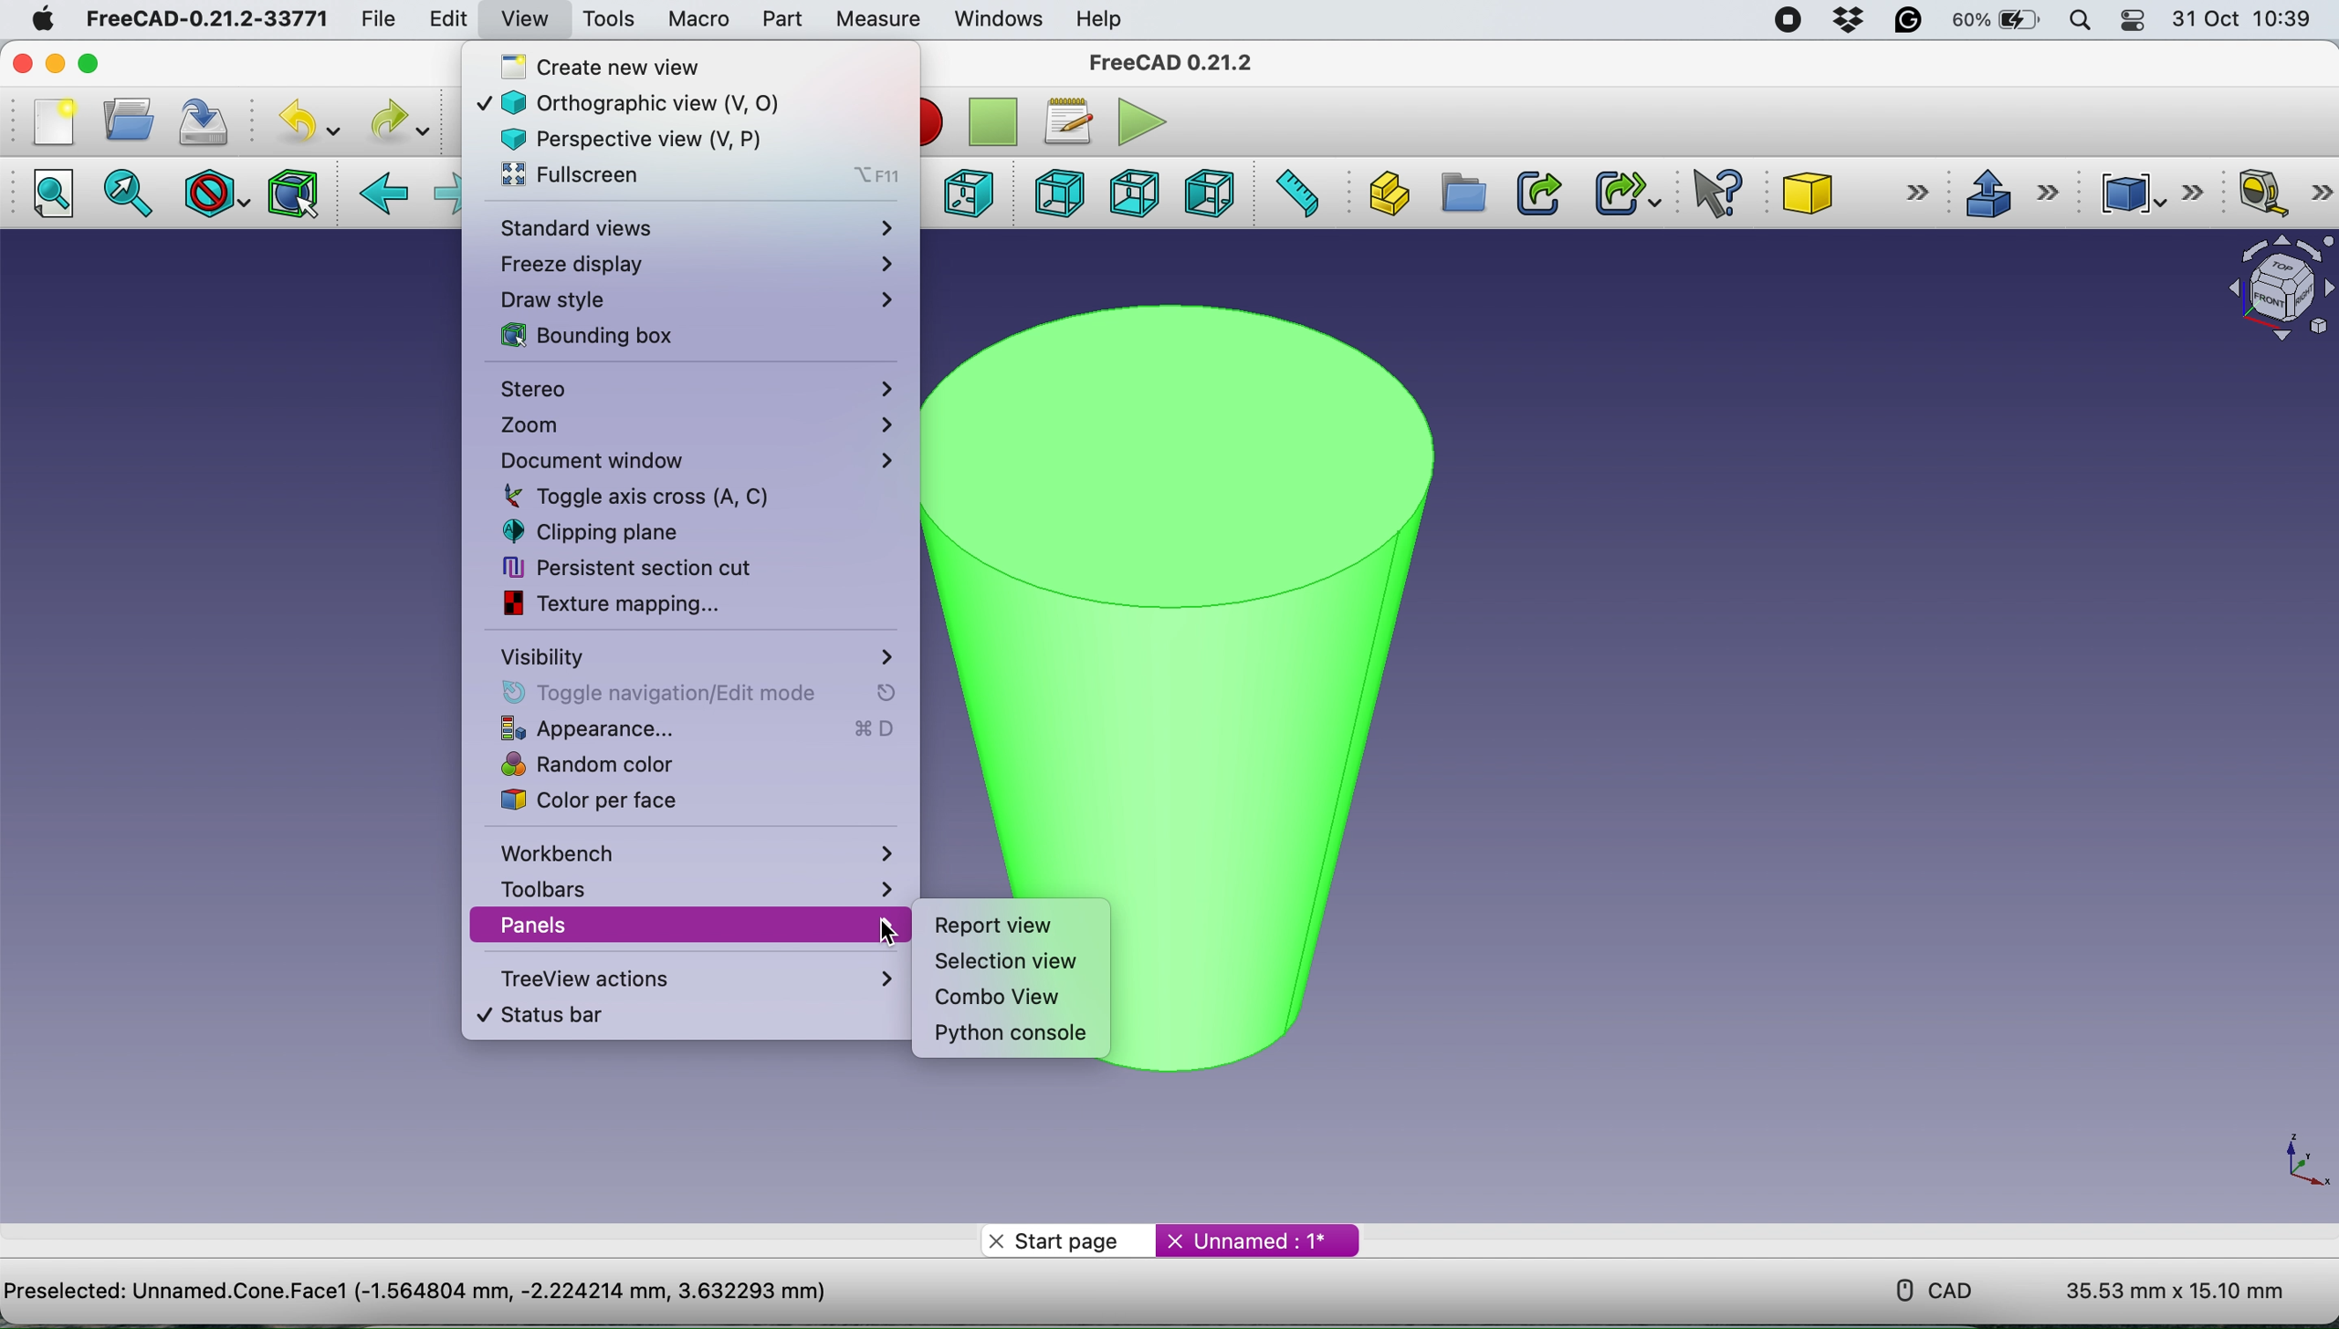 The image size is (2339, 1329). I want to click on extrude, so click(2010, 193).